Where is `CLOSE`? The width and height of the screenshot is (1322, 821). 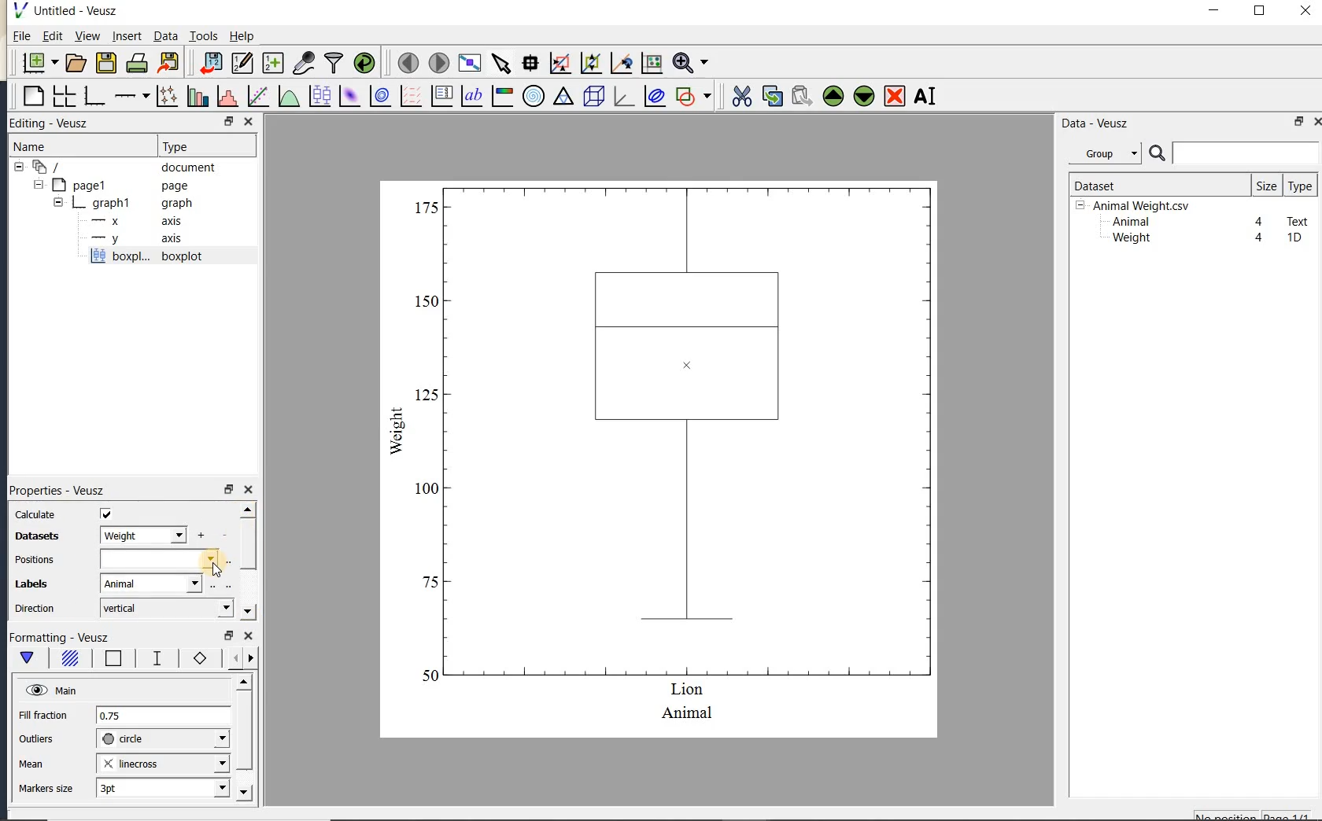
CLOSE is located at coordinates (248, 121).